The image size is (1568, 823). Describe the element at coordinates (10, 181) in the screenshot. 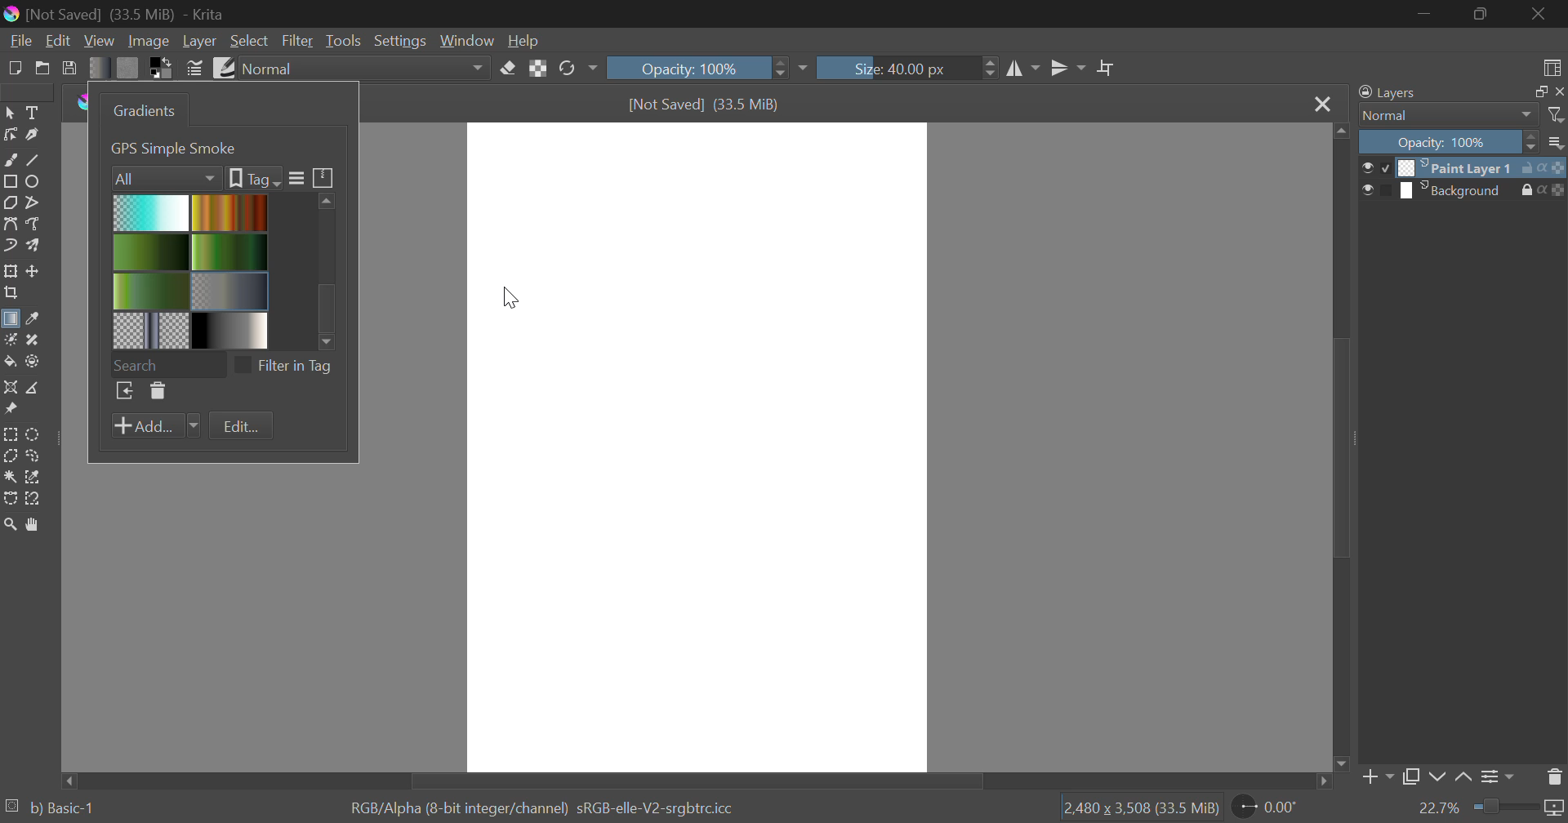

I see `Rectangle` at that location.